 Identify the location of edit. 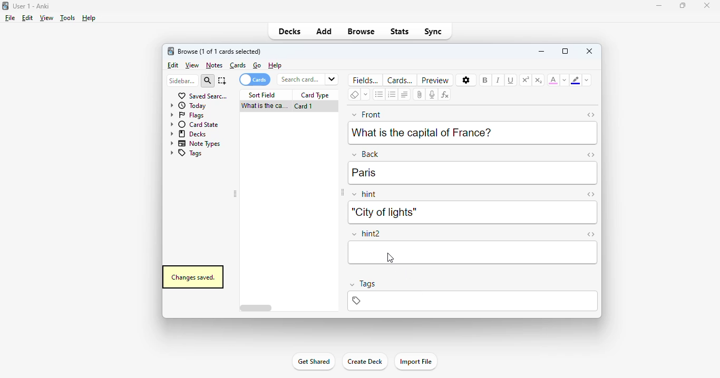
(27, 18).